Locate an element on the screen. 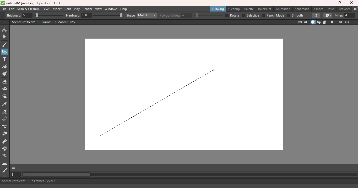 This screenshot has width=358, height=188. Scene: untitled6* :: Frame: 1 :: Zoom: 39% is located at coordinates (44, 22).